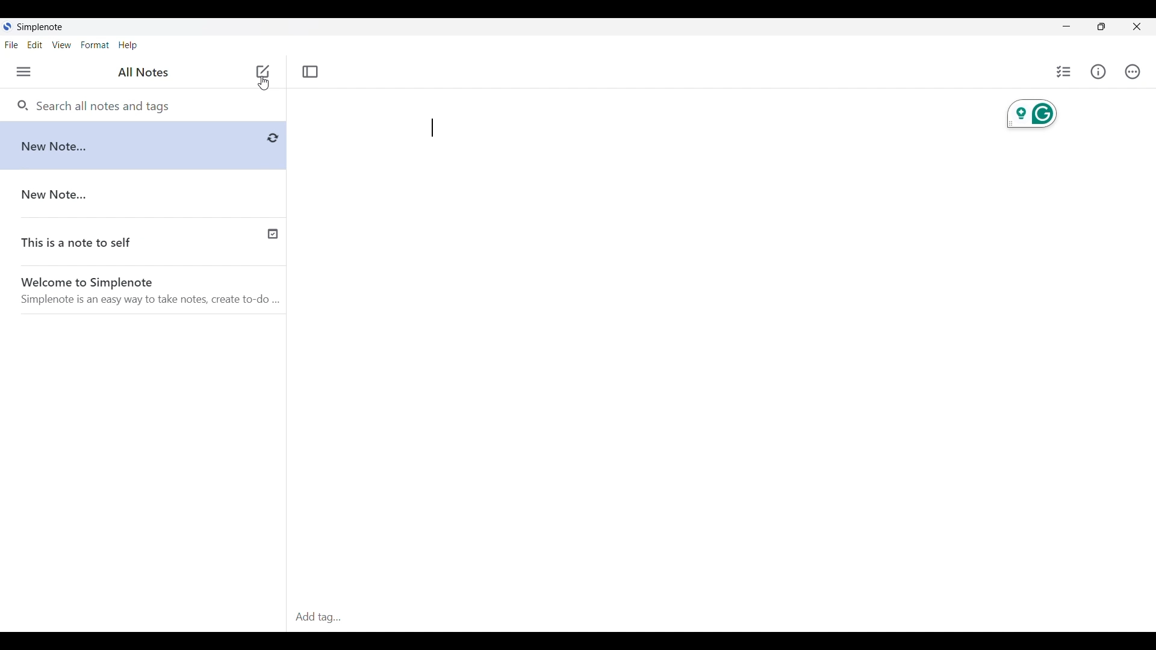 The image size is (1156, 650). What do you see at coordinates (46, 26) in the screenshot?
I see `Simplenote (Software Logo and name)` at bounding box center [46, 26].